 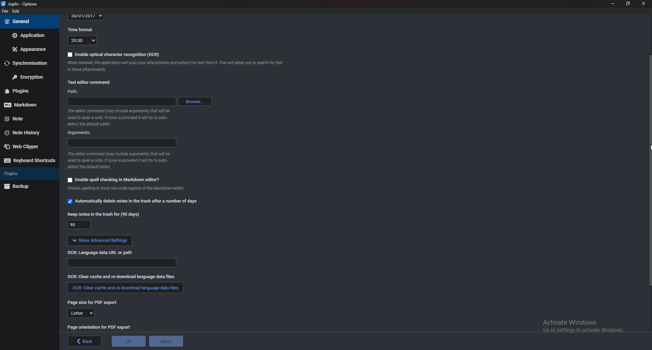 What do you see at coordinates (81, 314) in the screenshot?
I see `Letter` at bounding box center [81, 314].